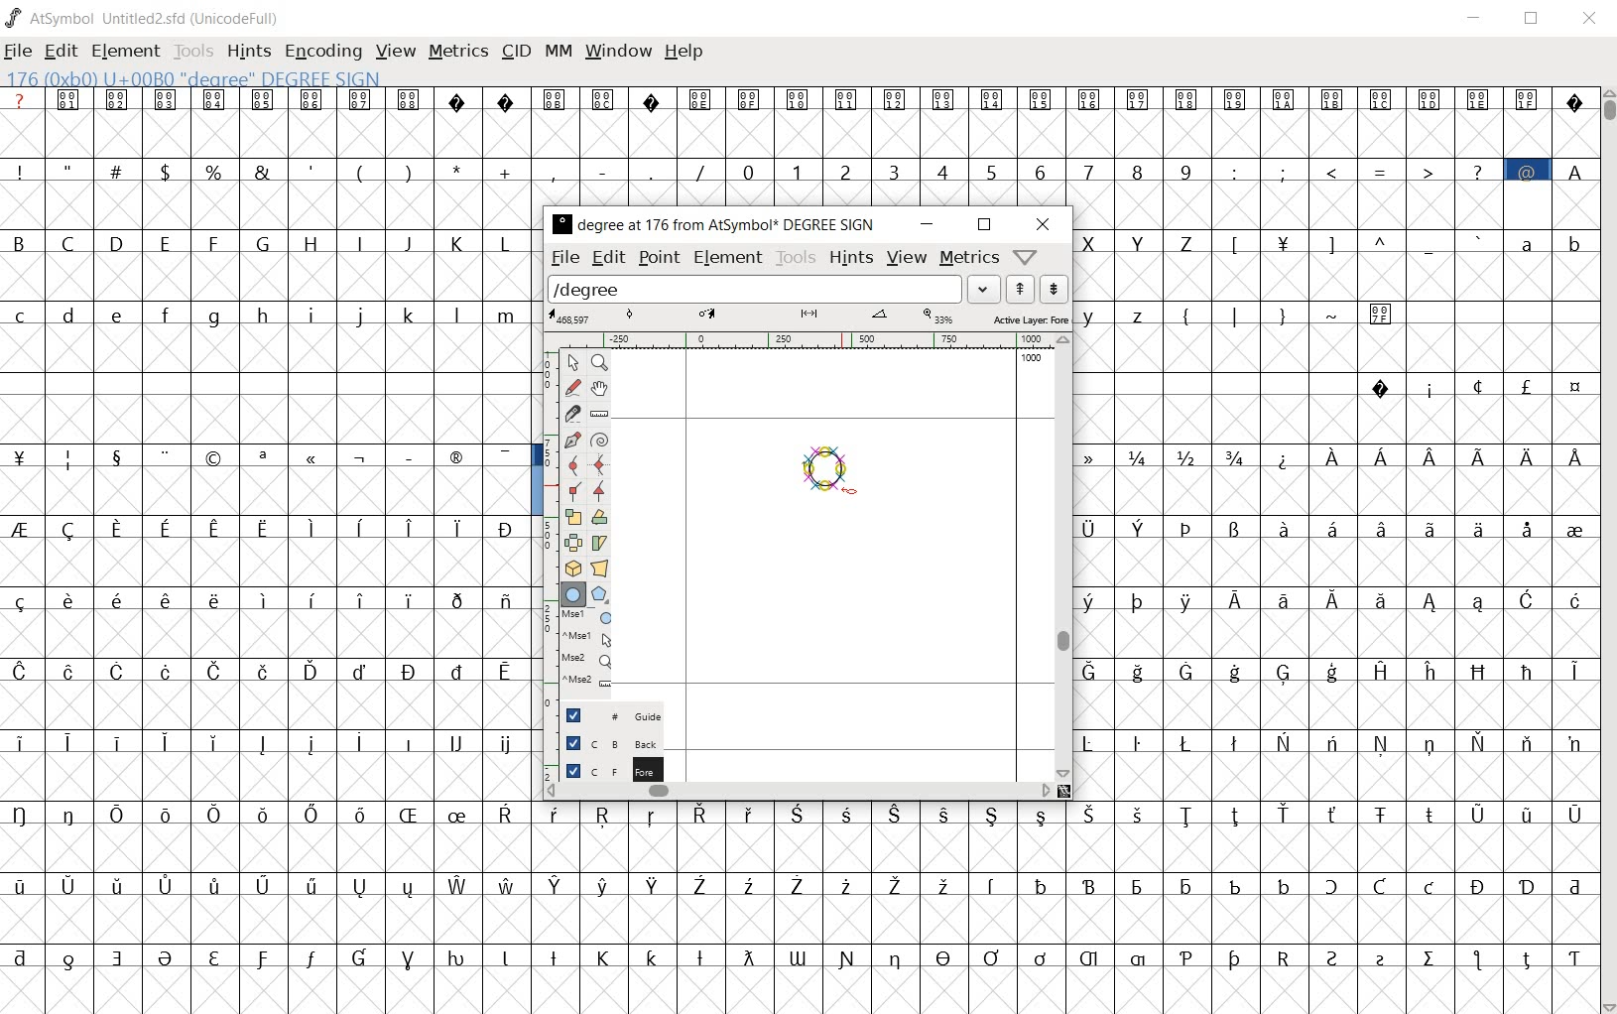 This screenshot has width=1617, height=1014. What do you see at coordinates (1474, 386) in the screenshot?
I see `special characters` at bounding box center [1474, 386].